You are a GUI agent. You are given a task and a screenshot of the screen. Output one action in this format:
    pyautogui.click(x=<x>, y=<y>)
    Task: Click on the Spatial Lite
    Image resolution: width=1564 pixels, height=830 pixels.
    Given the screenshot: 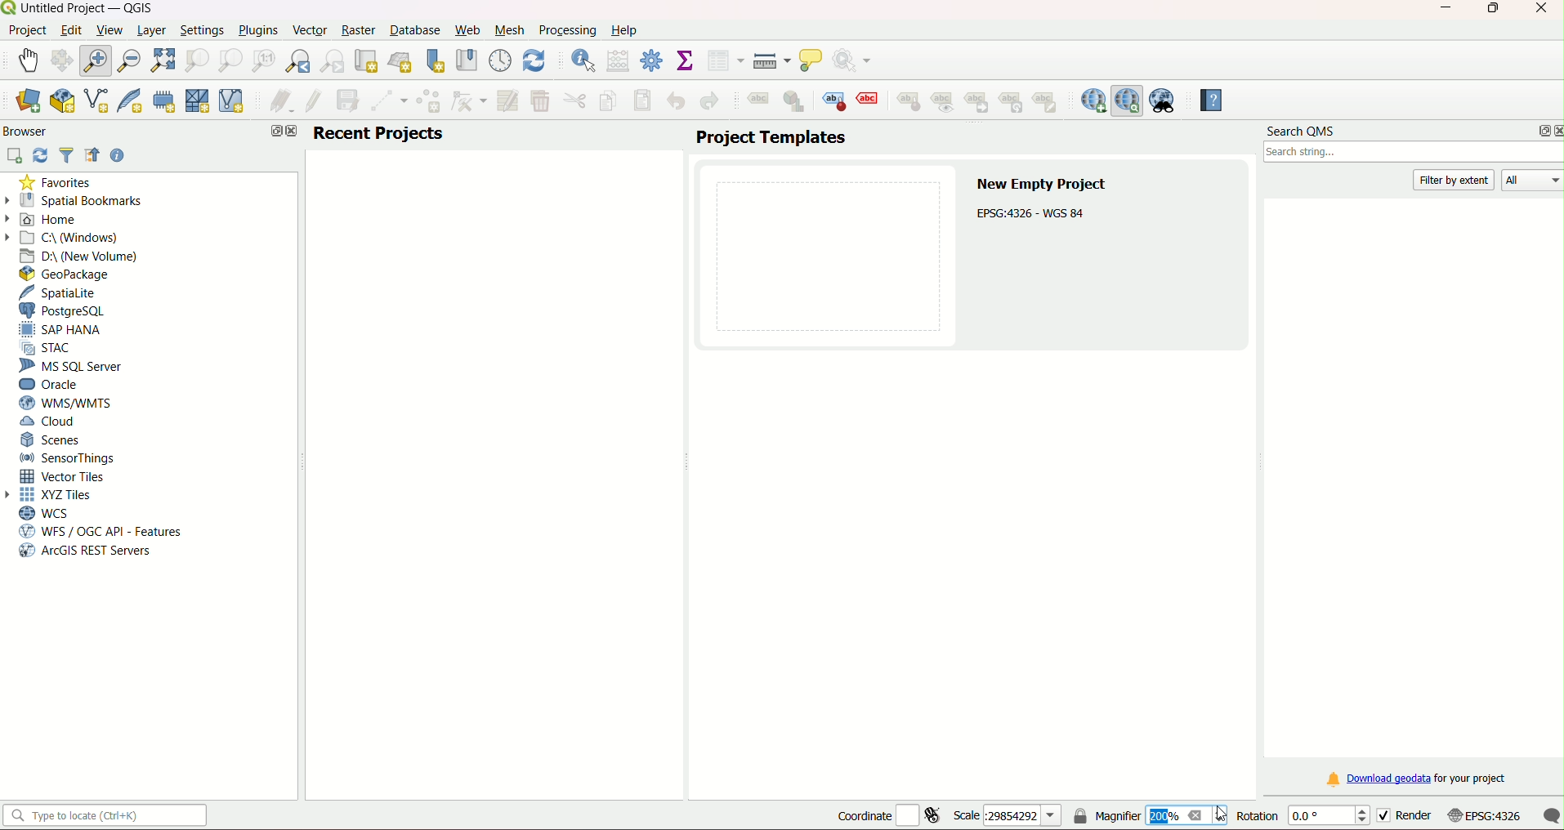 What is the action you would take?
    pyautogui.click(x=66, y=292)
    